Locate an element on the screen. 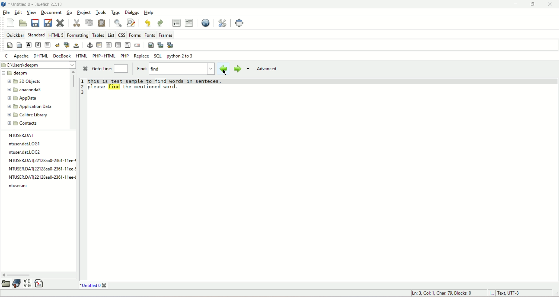 Image resolution: width=559 pixels, height=297 pixels. insert thumbnail is located at coordinates (160, 45).